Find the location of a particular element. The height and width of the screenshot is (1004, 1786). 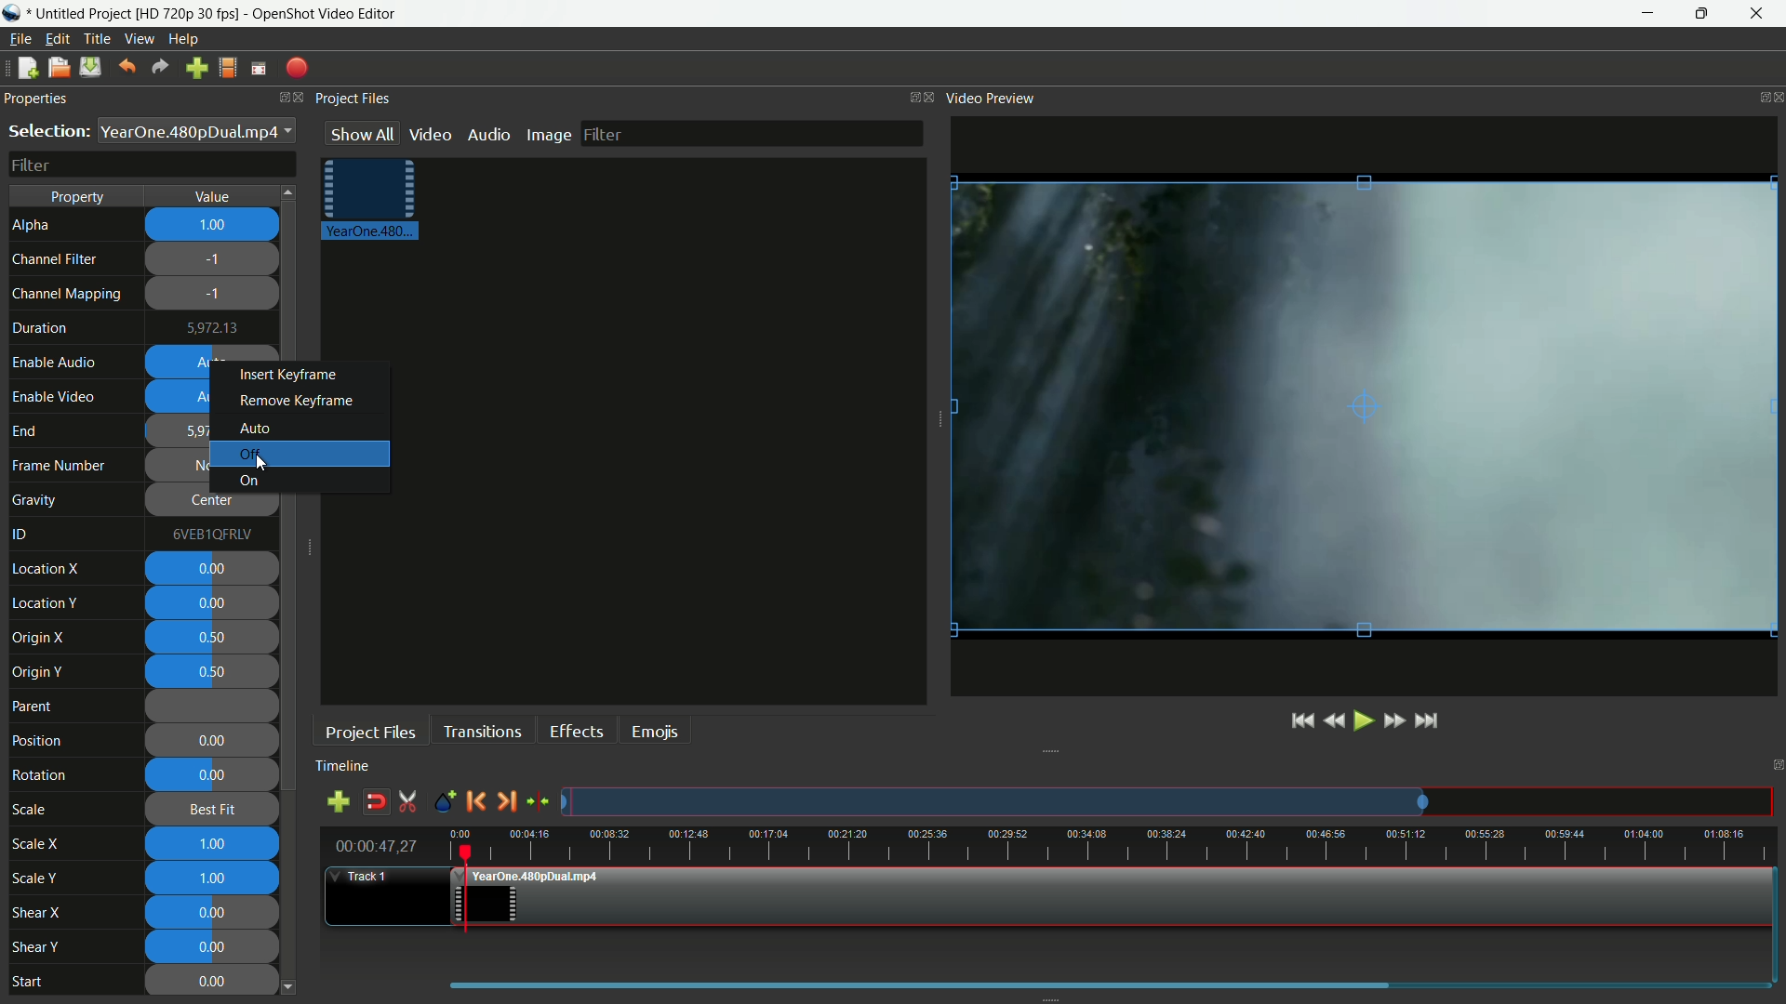

enable video is located at coordinates (54, 397).